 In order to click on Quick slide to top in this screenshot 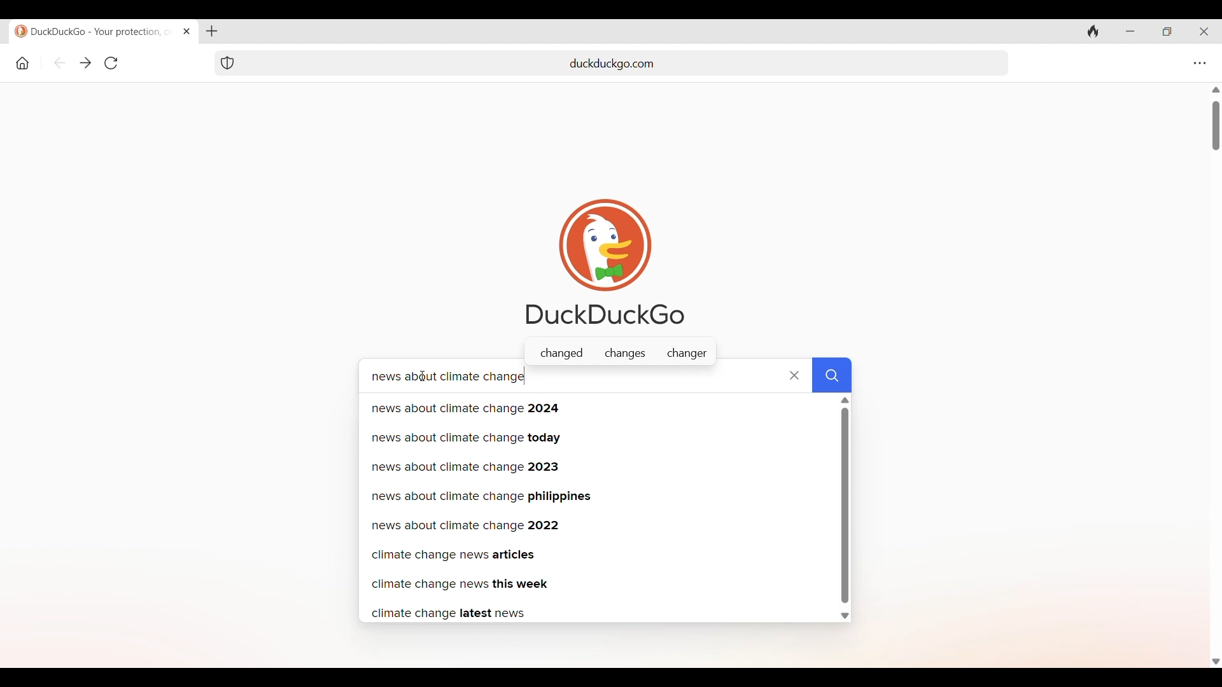, I will do `click(845, 401)`.